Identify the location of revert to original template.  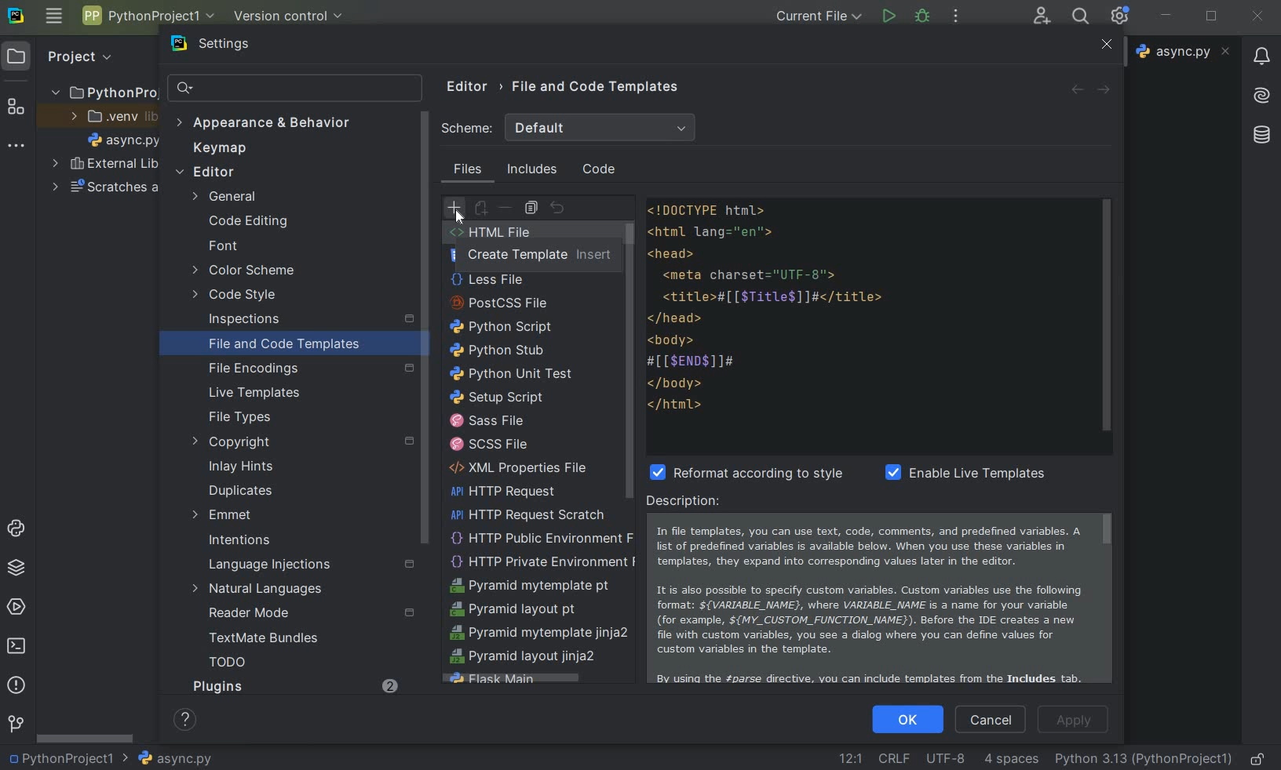
(559, 208).